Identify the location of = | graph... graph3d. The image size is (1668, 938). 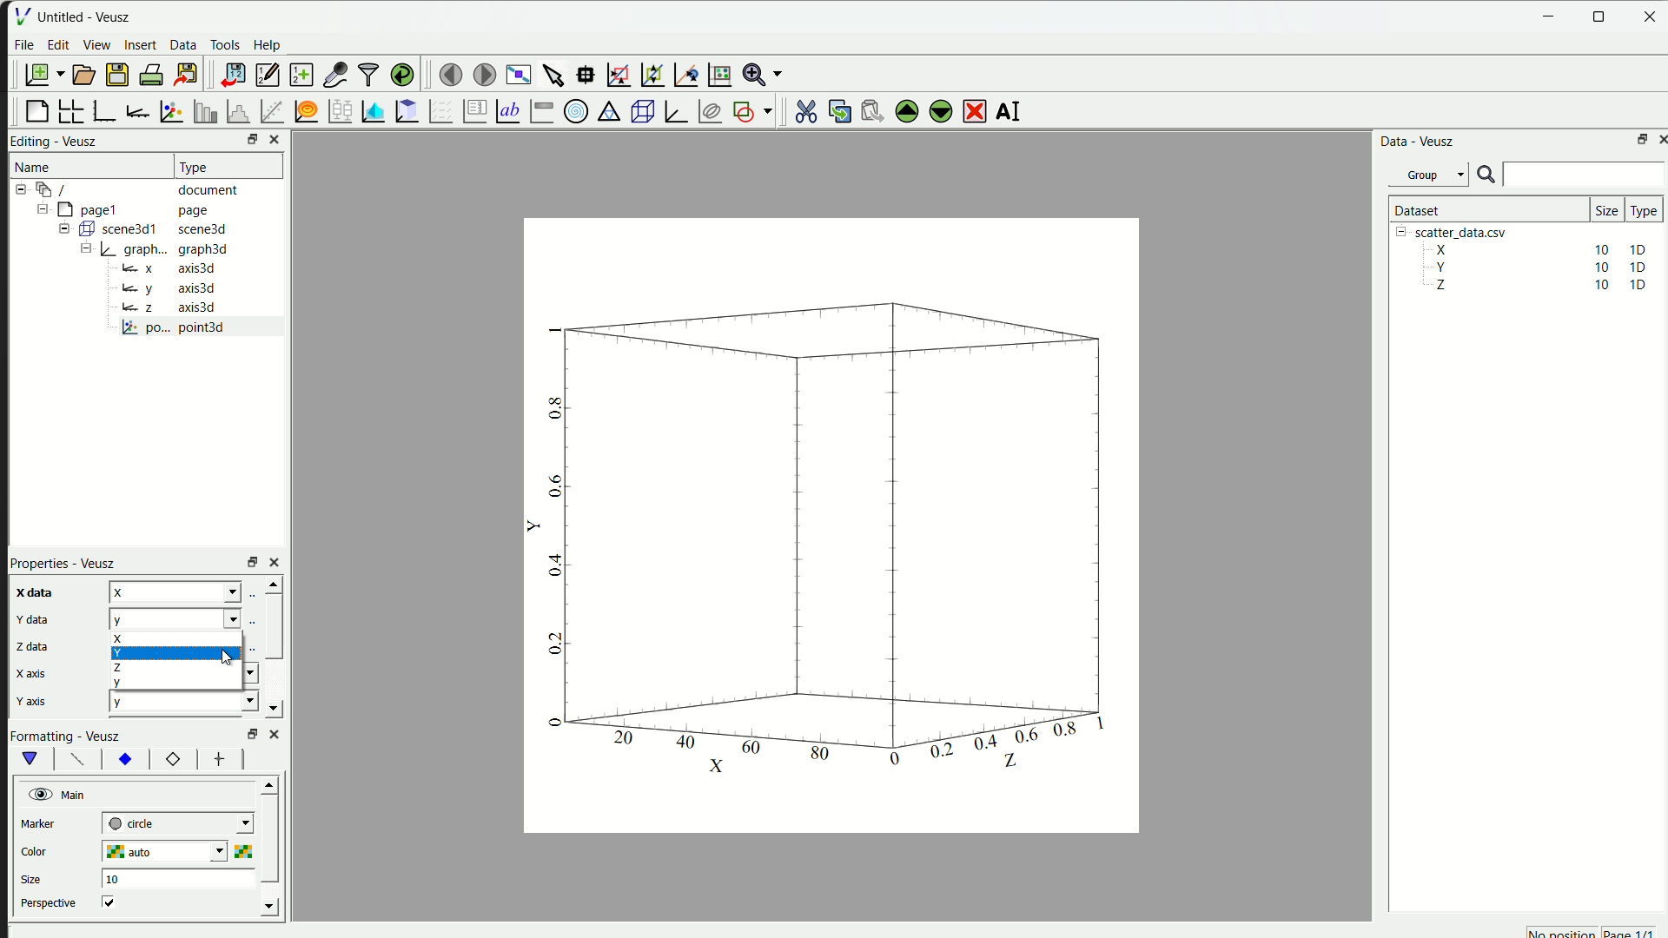
(162, 251).